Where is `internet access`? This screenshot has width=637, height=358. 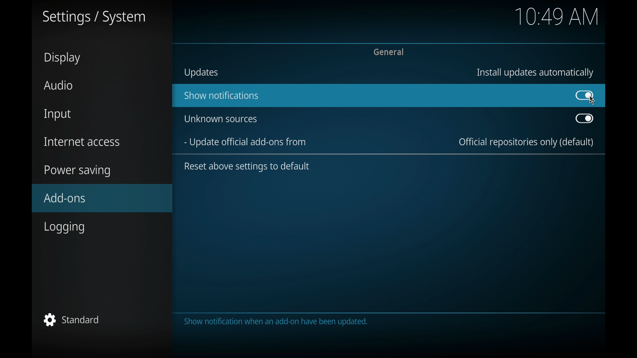
internet access is located at coordinates (82, 142).